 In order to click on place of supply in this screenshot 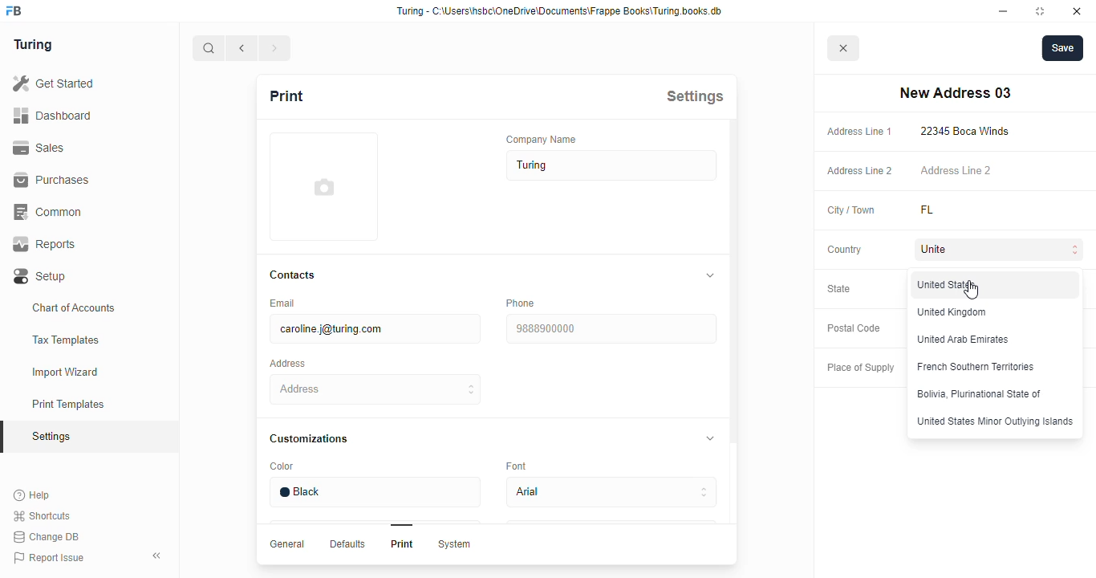, I will do `click(860, 368)`.